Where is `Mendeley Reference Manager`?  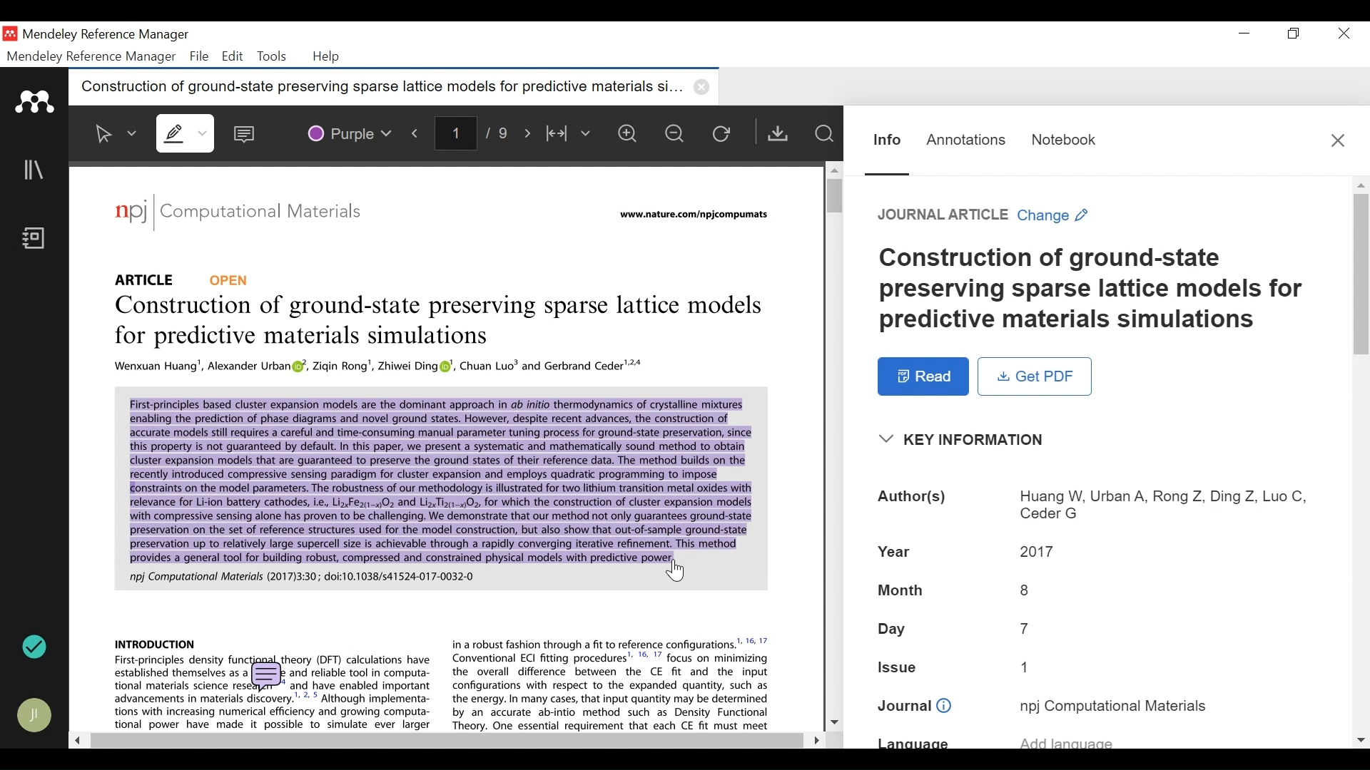
Mendeley Reference Manager is located at coordinates (92, 57).